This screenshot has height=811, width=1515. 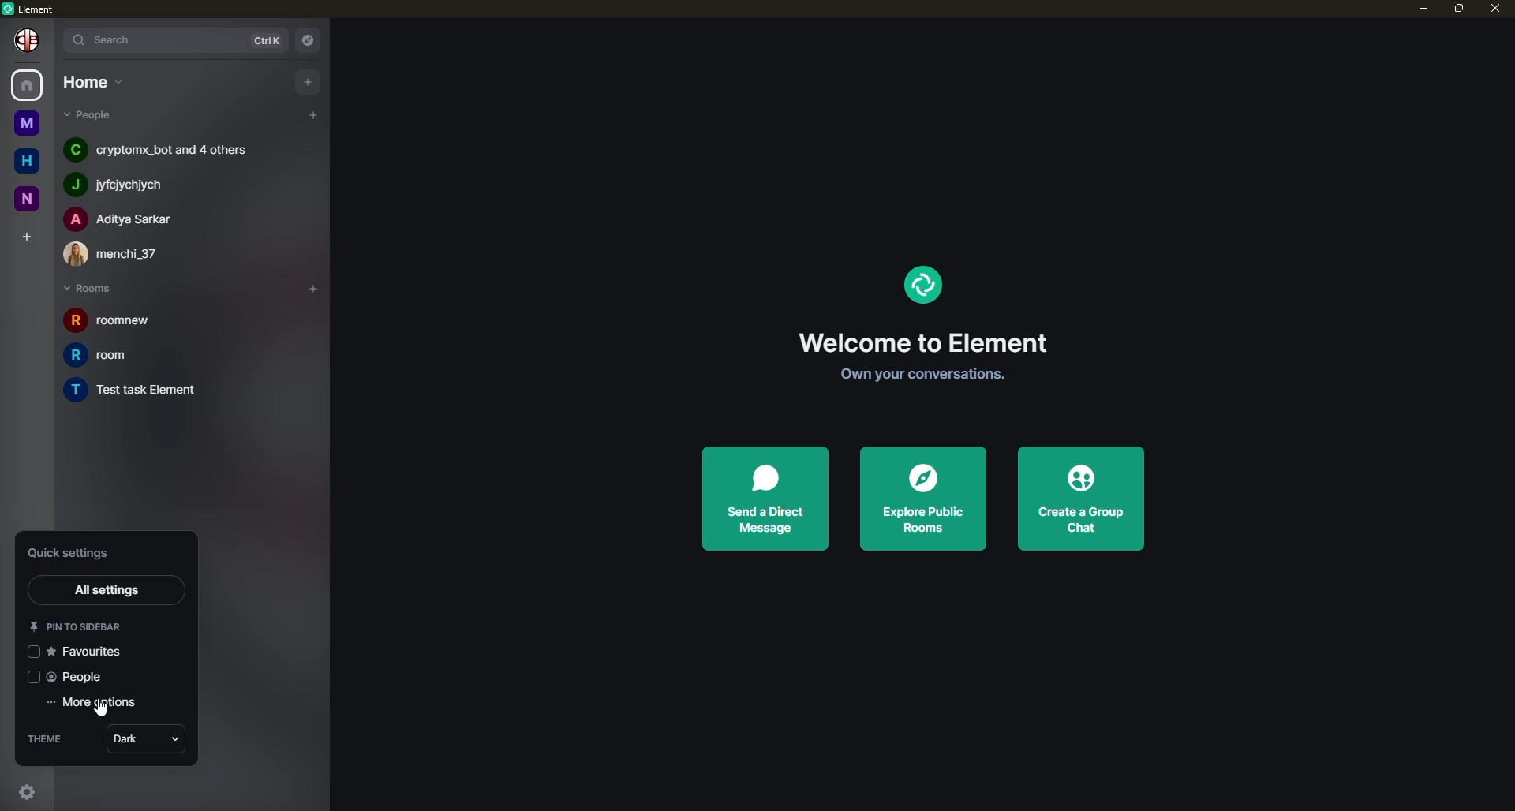 What do you see at coordinates (53, 740) in the screenshot?
I see `theme` at bounding box center [53, 740].